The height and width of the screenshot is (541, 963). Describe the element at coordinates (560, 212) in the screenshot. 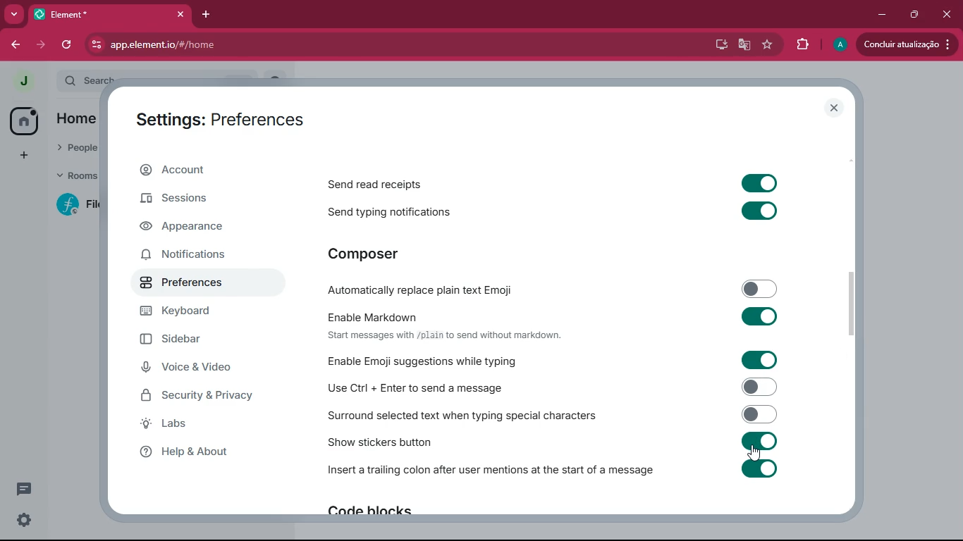

I see `Send typing notifications` at that location.